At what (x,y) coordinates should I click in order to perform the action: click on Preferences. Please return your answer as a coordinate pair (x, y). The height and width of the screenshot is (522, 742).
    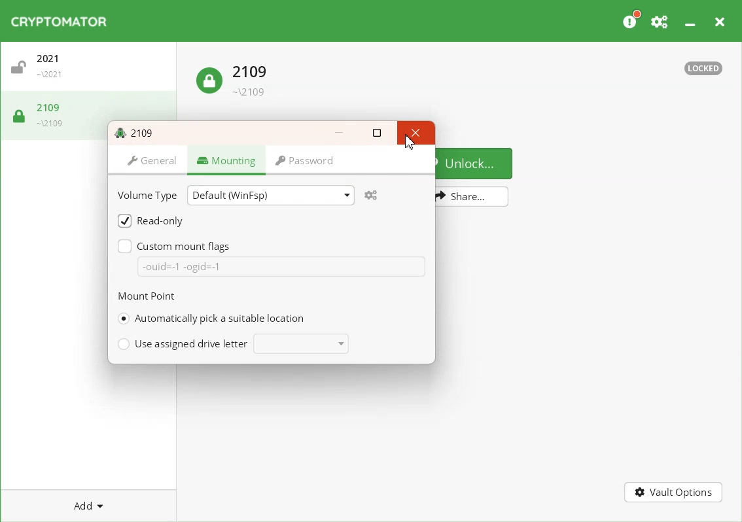
    Looking at the image, I should click on (660, 21).